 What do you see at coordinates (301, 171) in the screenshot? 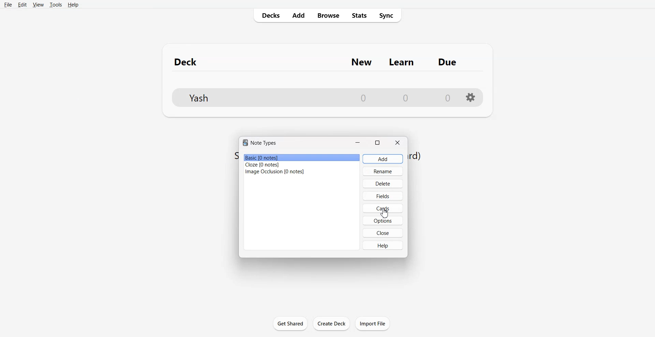
I see `Image Occlusion` at bounding box center [301, 171].